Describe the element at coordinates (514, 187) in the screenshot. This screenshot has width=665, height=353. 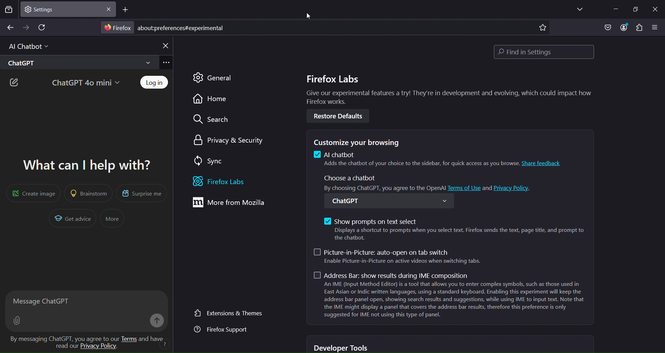
I see `privacy policy` at that location.